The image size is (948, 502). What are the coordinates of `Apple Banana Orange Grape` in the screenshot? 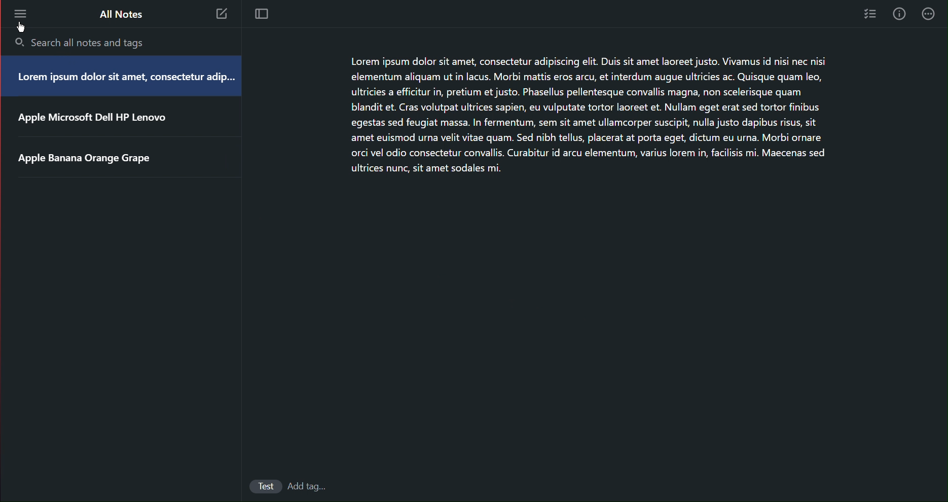 It's located at (89, 159).